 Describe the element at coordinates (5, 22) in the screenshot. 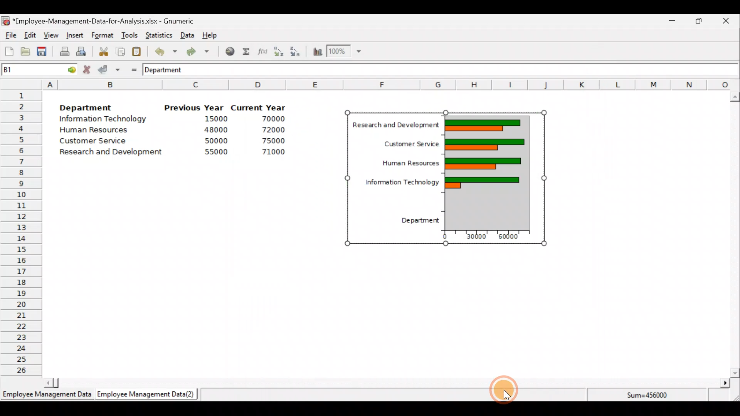

I see `Gnumeric logo` at that location.